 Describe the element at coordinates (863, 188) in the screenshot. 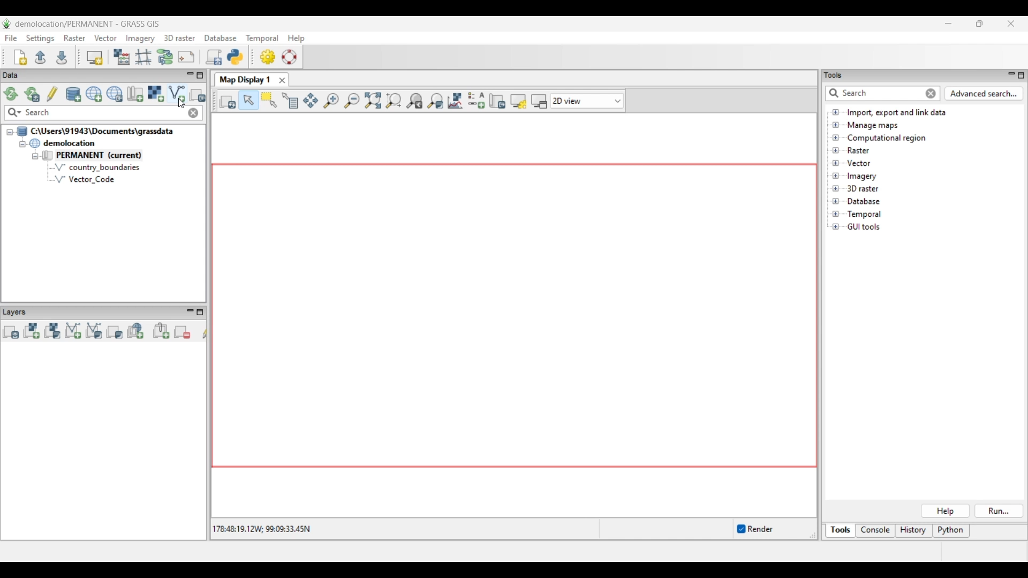

I see `Double click to see files under 3D raster` at that location.